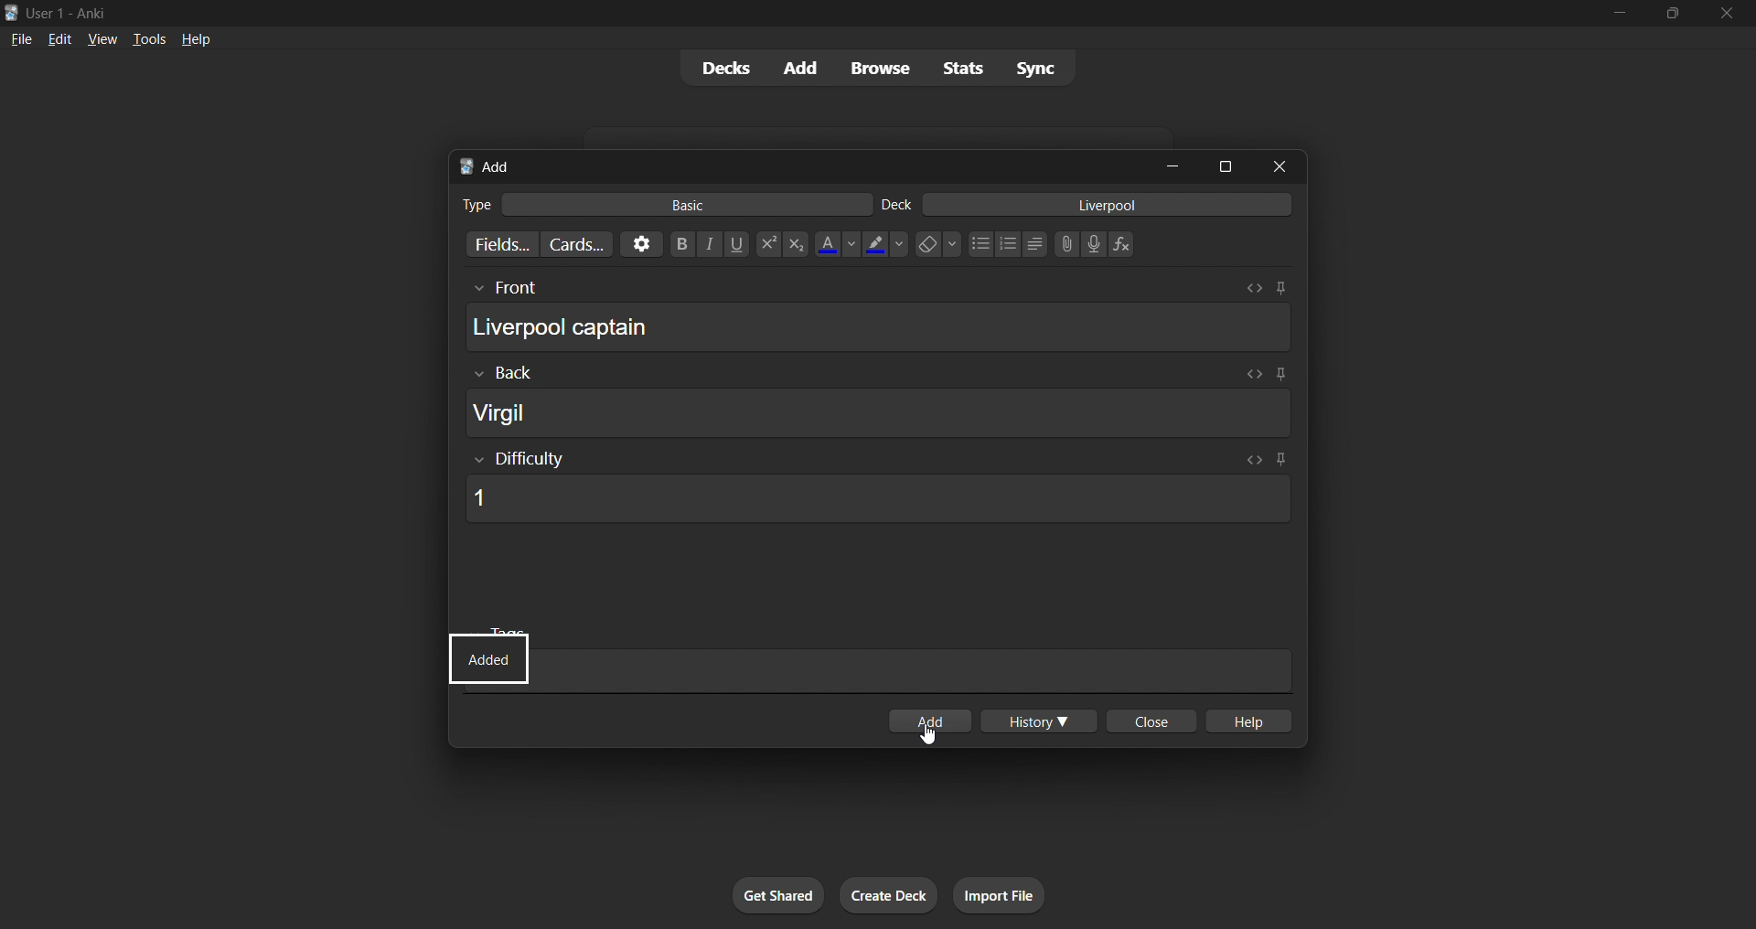 This screenshot has height=929, width=1756. I want to click on Toggle HTML editor, so click(1252, 374).